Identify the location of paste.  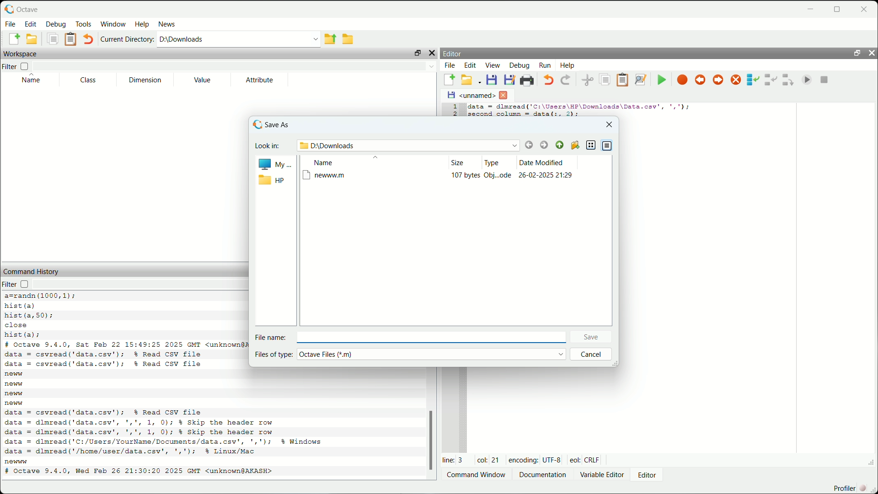
(71, 41).